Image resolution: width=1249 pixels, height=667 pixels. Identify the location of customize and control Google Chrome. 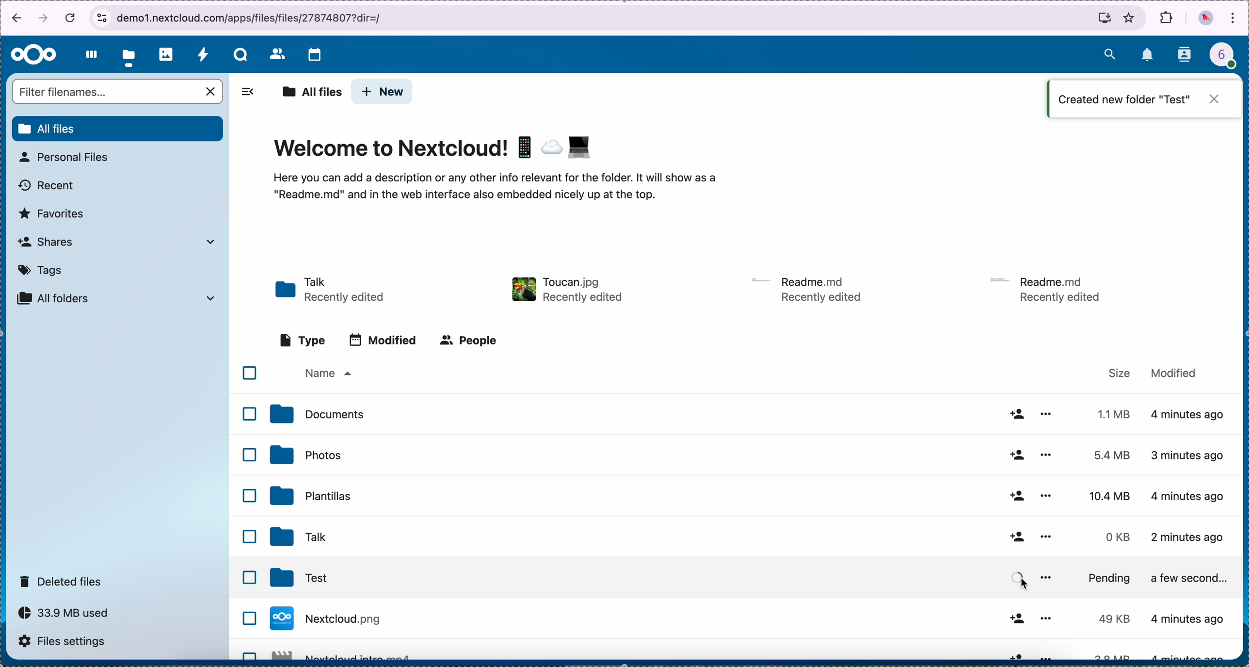
(1233, 19).